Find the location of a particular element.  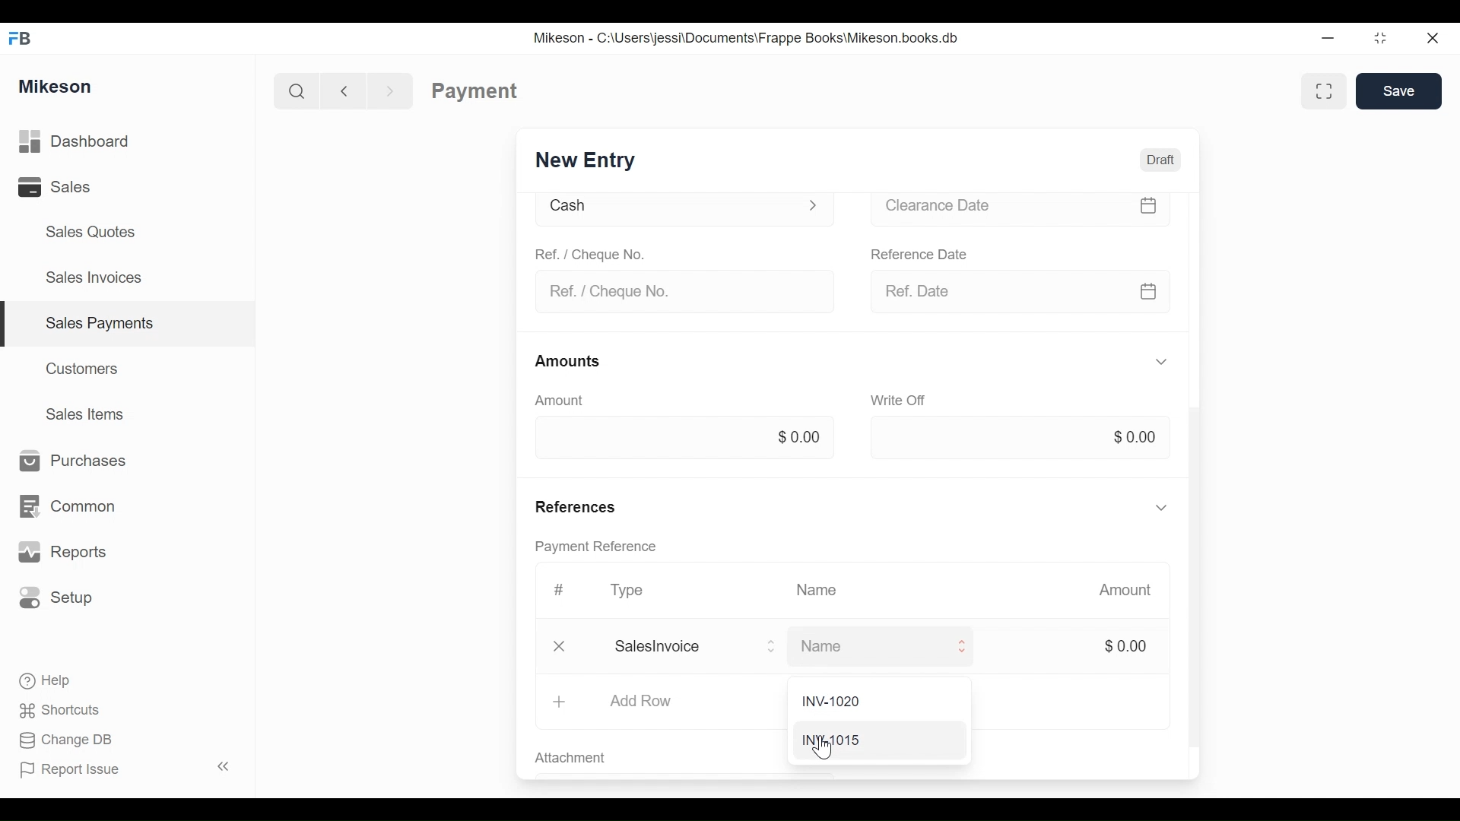

Close is located at coordinates (558, 646).